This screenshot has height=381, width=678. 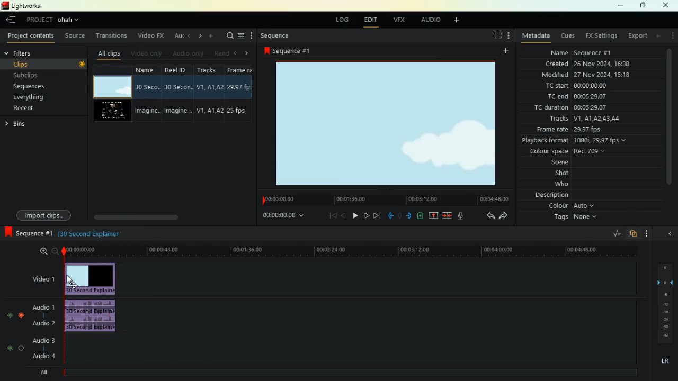 I want to click on scroll, so click(x=669, y=122).